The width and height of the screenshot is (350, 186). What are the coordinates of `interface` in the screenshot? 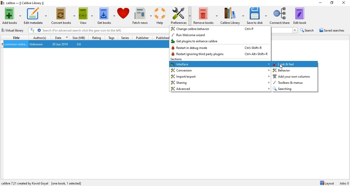 It's located at (220, 64).